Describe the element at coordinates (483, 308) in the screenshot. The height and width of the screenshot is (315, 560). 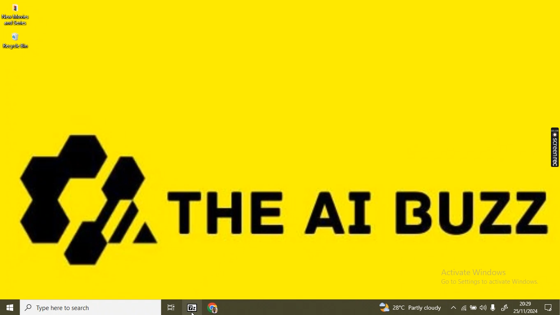
I see `microphone` at that location.